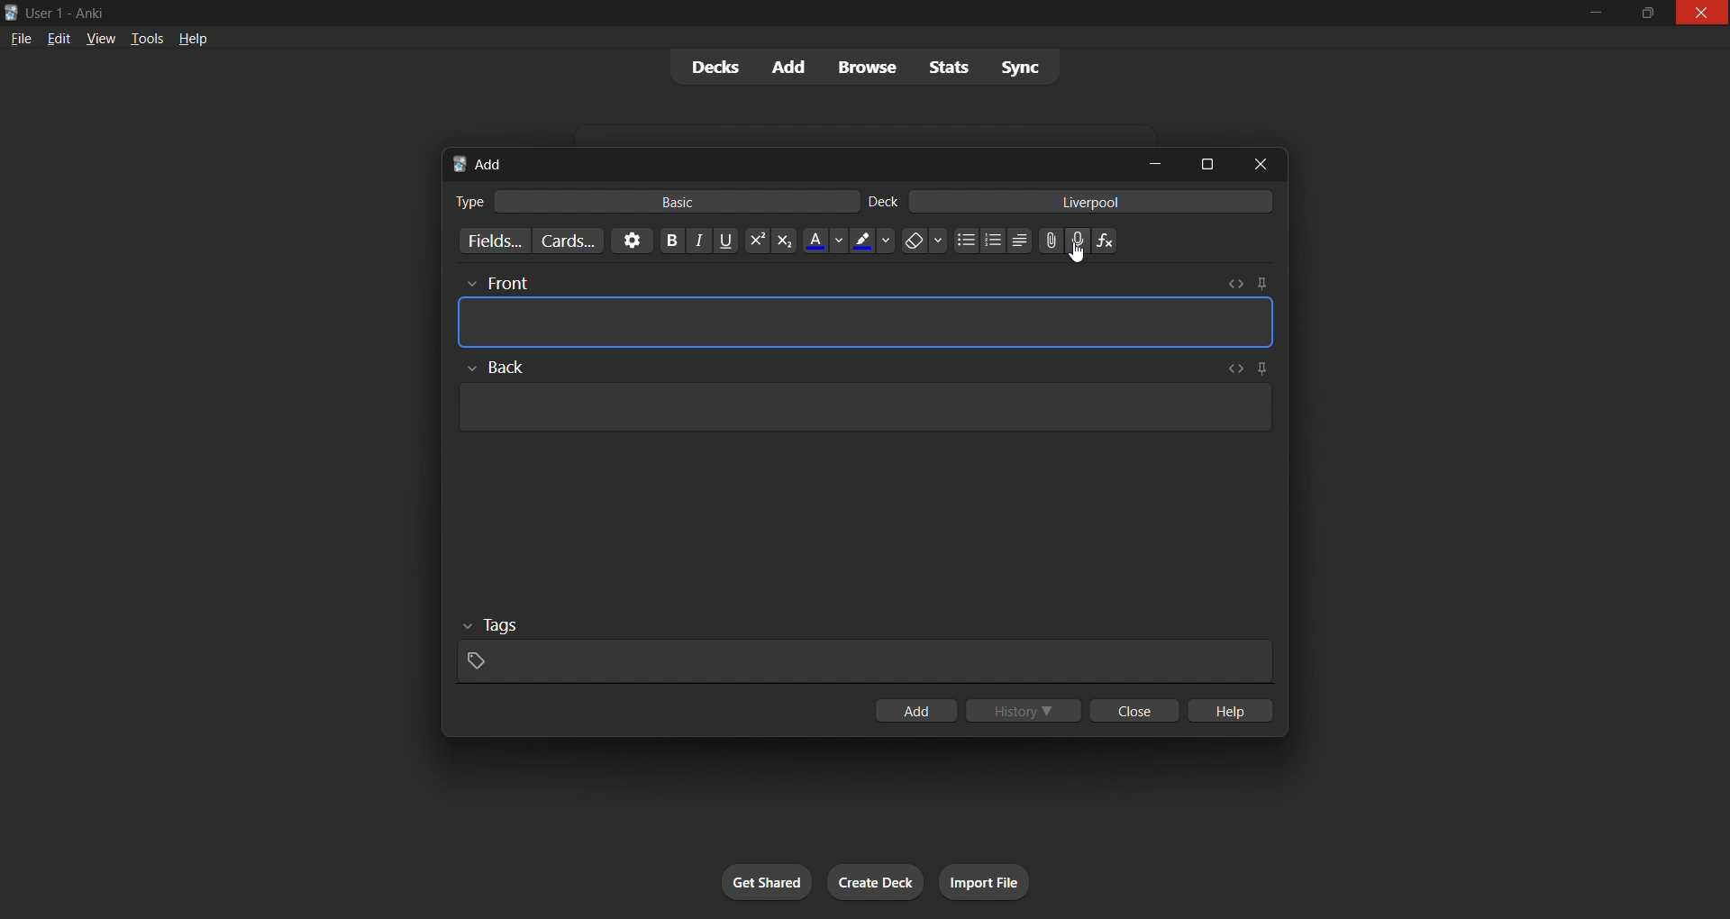 This screenshot has height=919, width=1730. I want to click on equation, so click(1110, 241).